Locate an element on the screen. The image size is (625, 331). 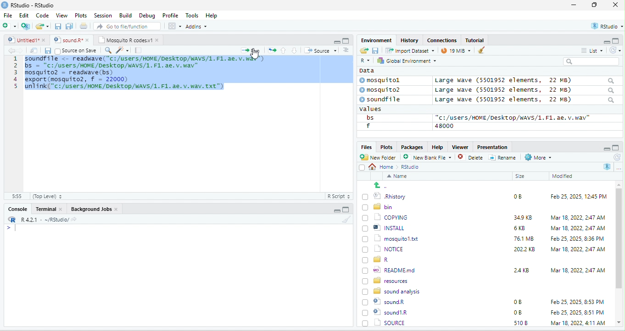
cursor is located at coordinates (255, 56).